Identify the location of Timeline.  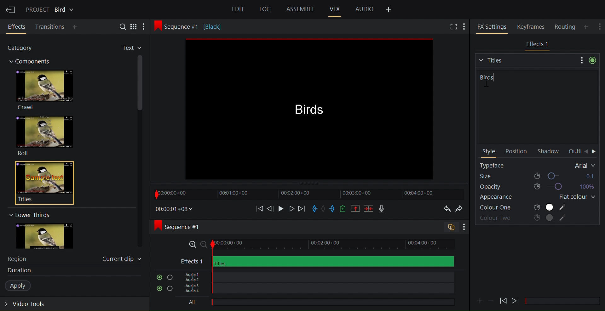
(363, 191).